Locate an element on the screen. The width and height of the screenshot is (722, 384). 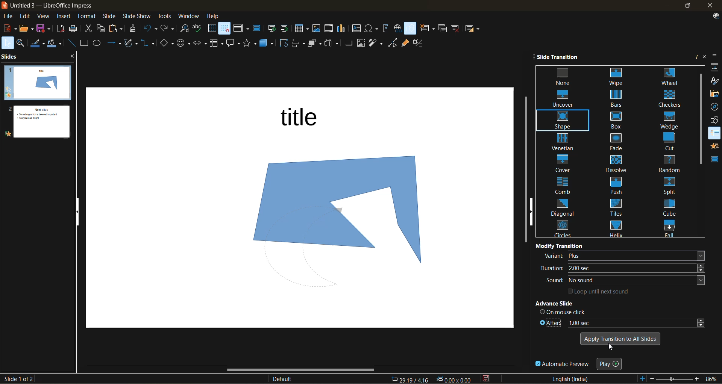
vertical scroll bar is located at coordinates (699, 119).